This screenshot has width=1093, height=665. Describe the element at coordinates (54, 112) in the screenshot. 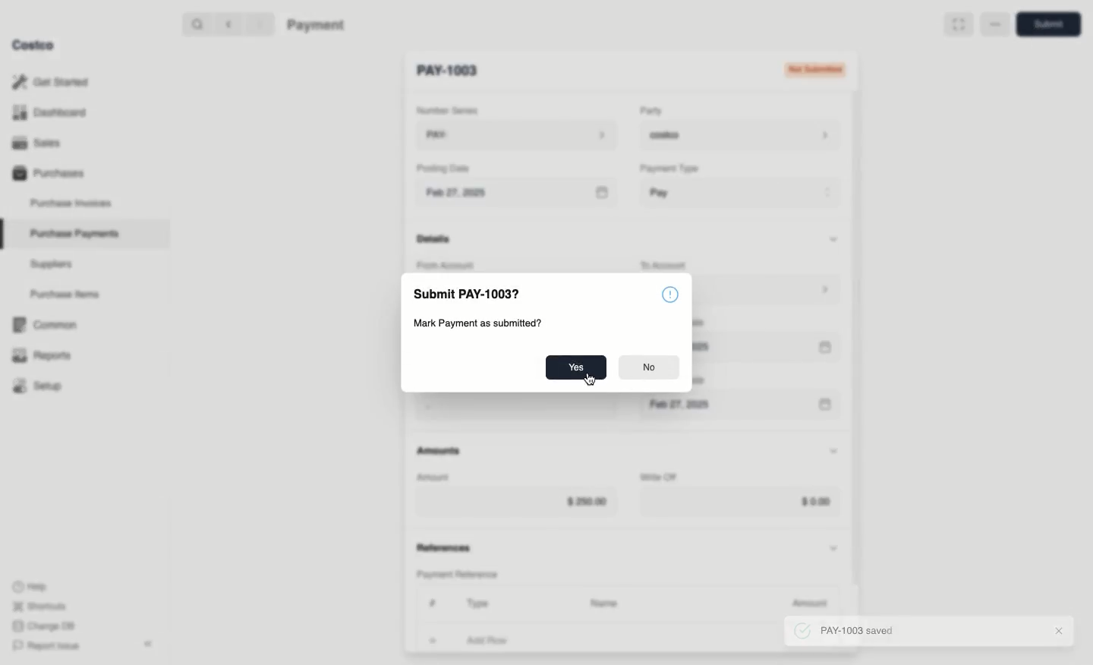

I see `Dashboard` at that location.